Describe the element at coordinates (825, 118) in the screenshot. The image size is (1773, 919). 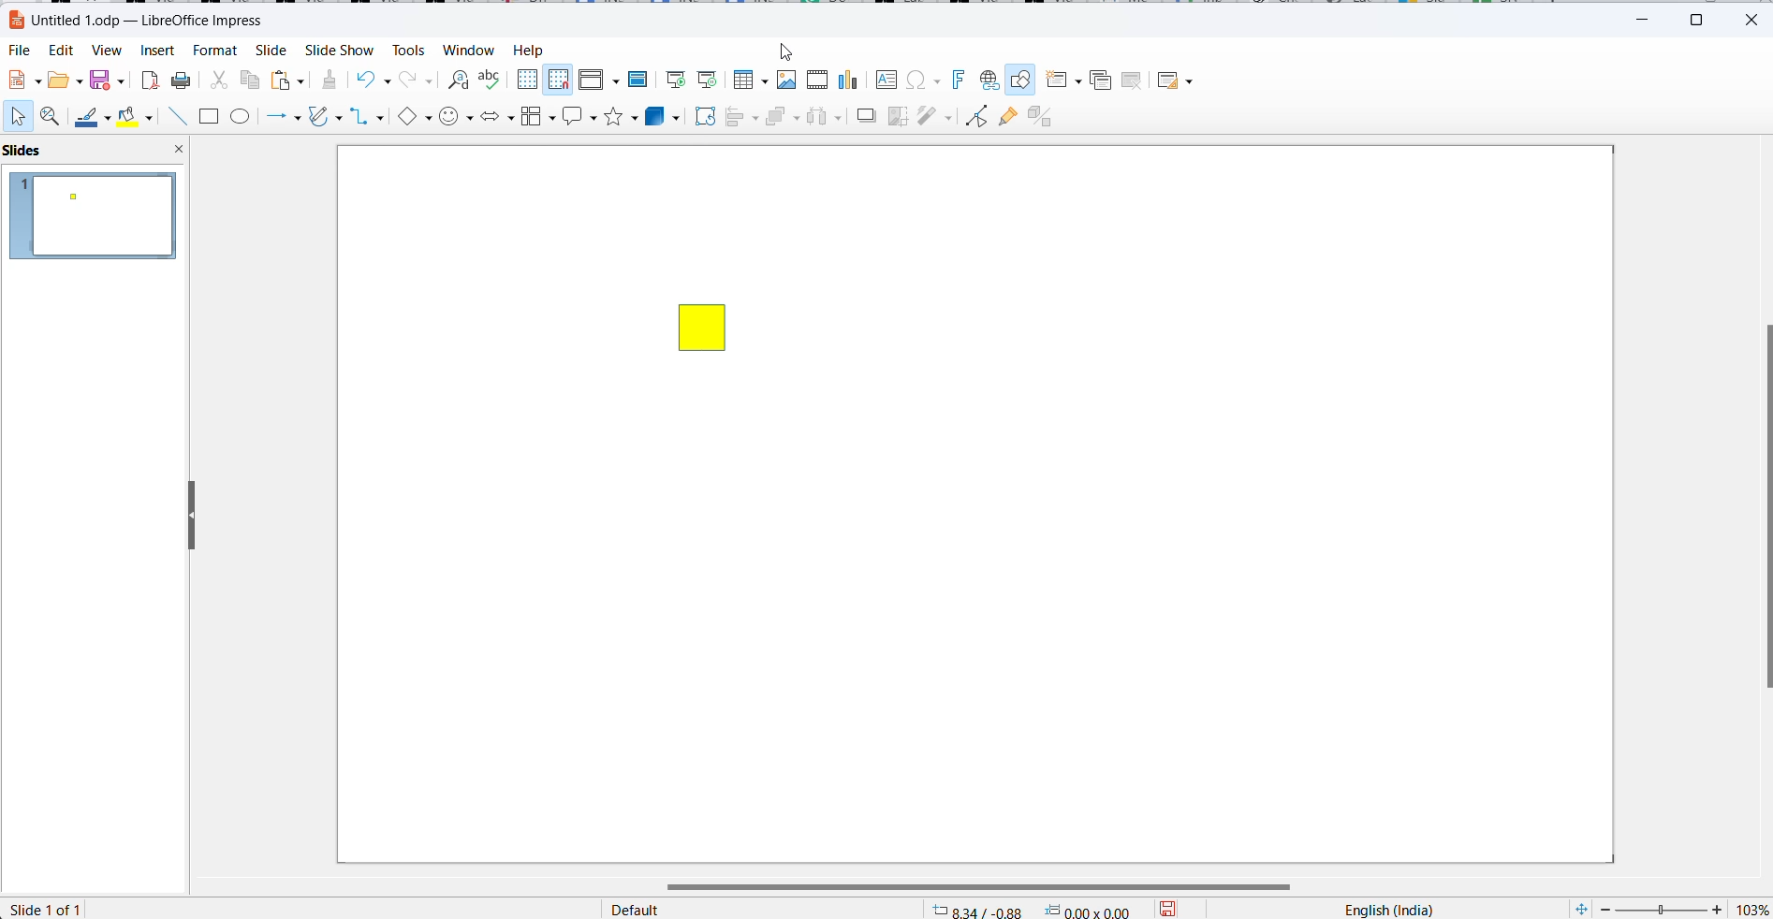
I see `distribute objects` at that location.